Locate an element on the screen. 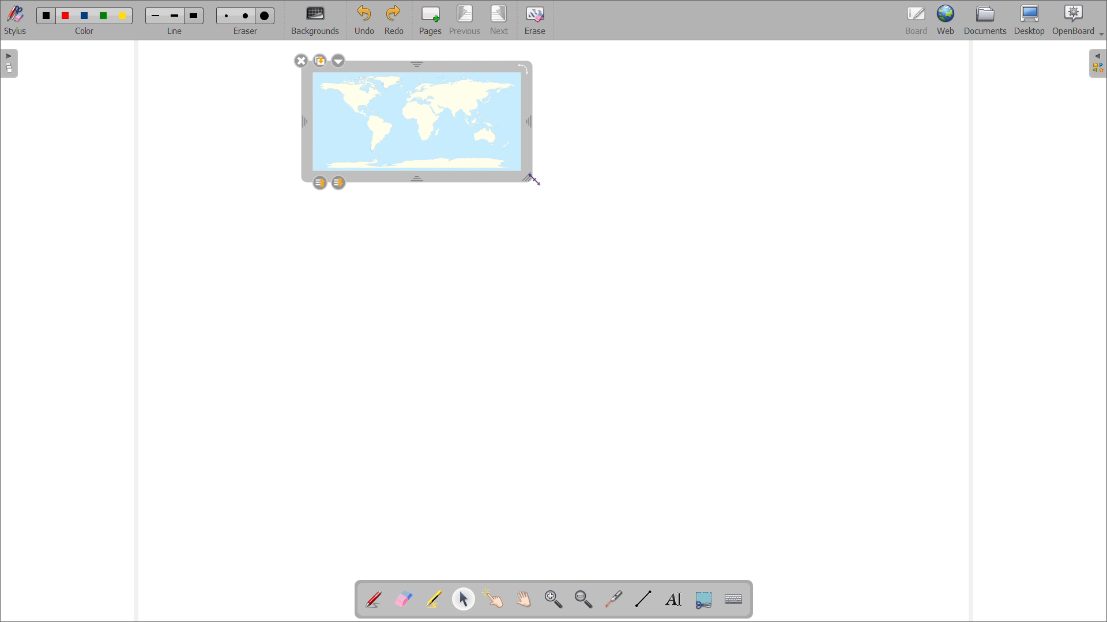 The image size is (1107, 622). write text is located at coordinates (673, 600).